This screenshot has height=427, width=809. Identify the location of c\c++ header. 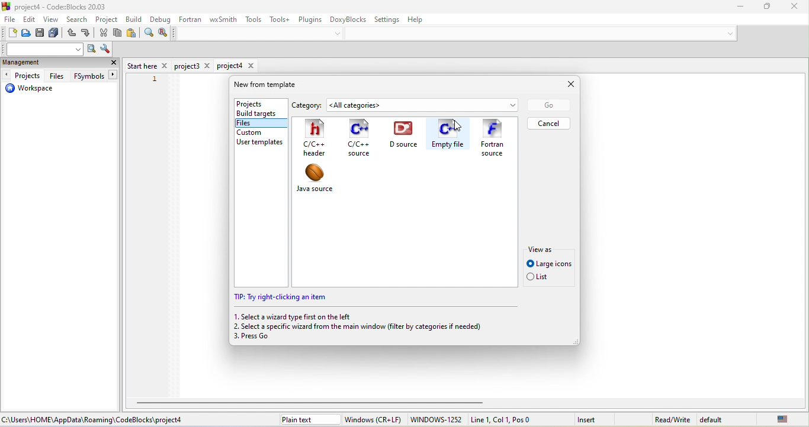
(318, 138).